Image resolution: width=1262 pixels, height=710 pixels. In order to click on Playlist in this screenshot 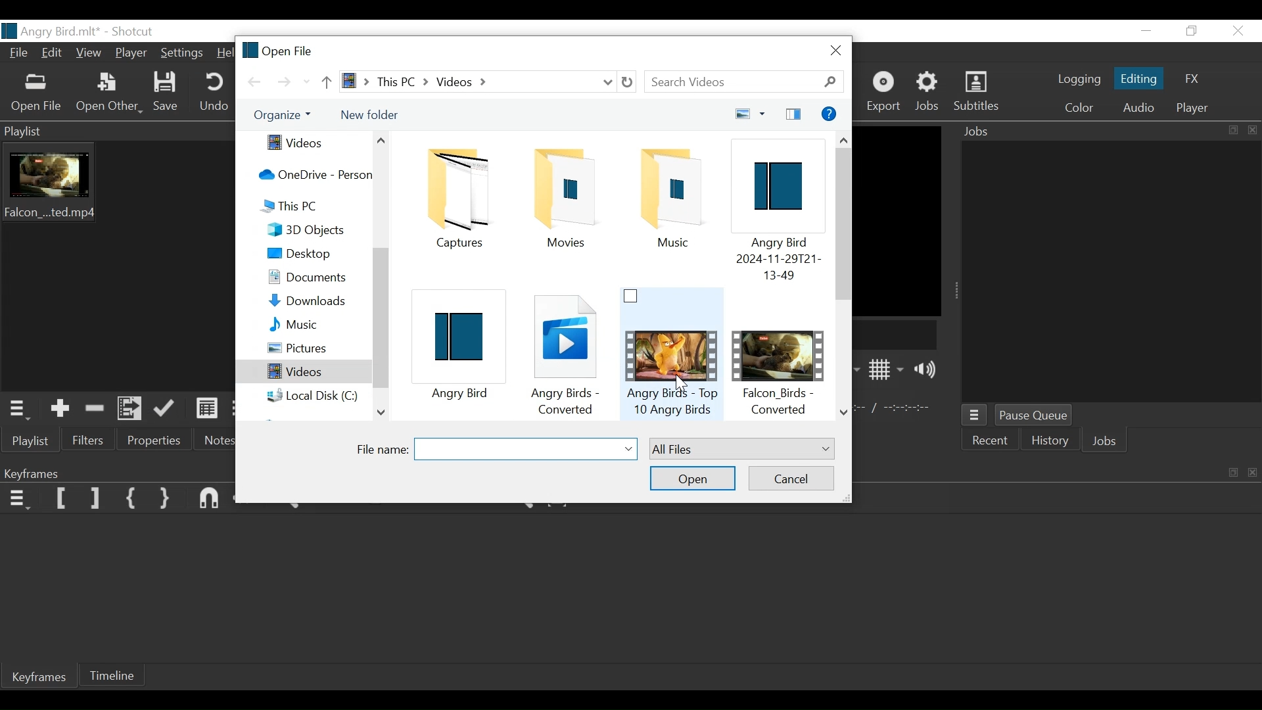, I will do `click(34, 440)`.